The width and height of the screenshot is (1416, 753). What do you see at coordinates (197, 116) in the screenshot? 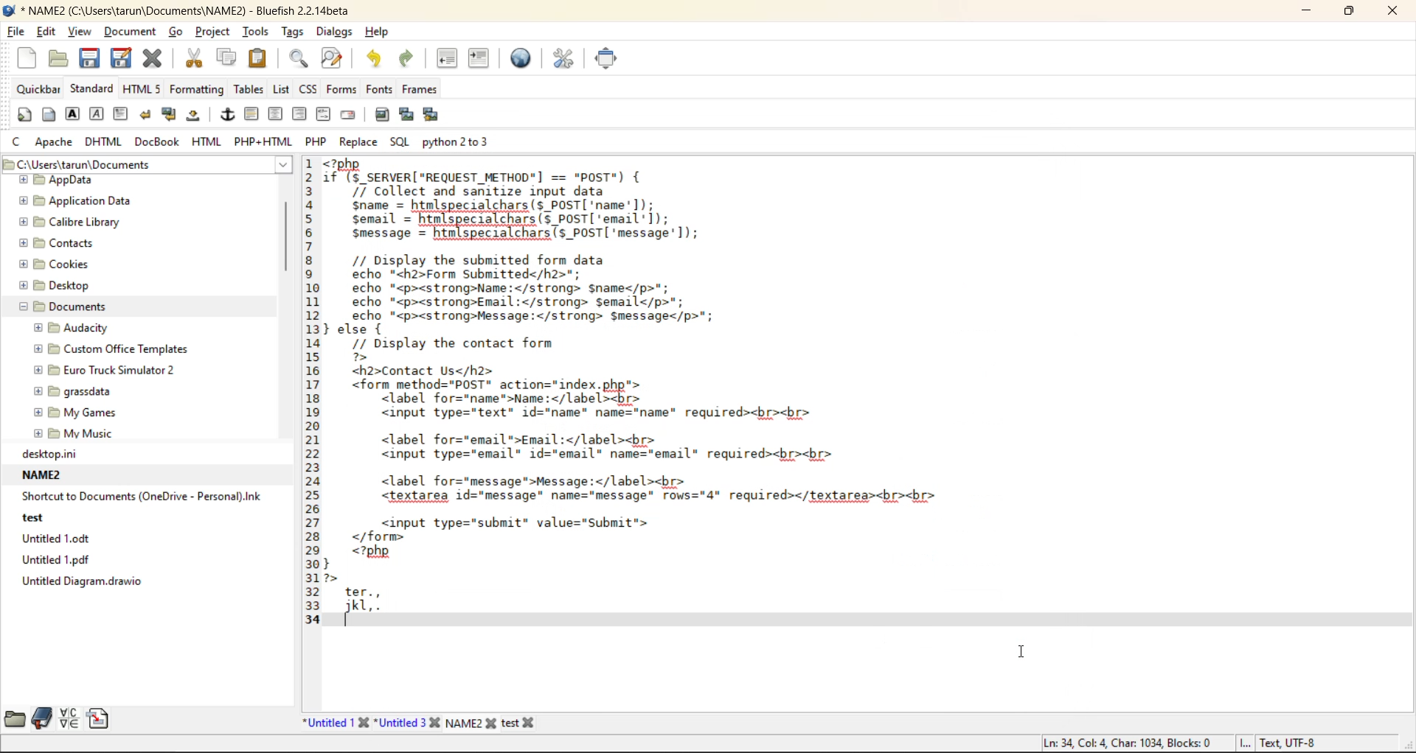
I see `non breaking space` at bounding box center [197, 116].